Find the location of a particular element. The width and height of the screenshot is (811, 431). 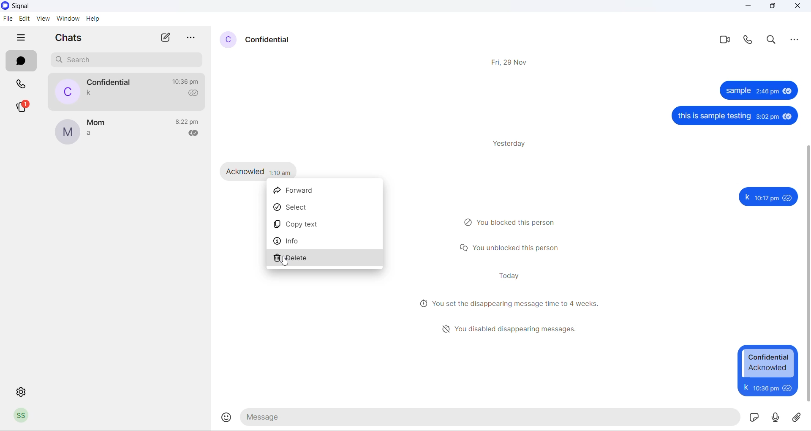

edit is located at coordinates (24, 19).